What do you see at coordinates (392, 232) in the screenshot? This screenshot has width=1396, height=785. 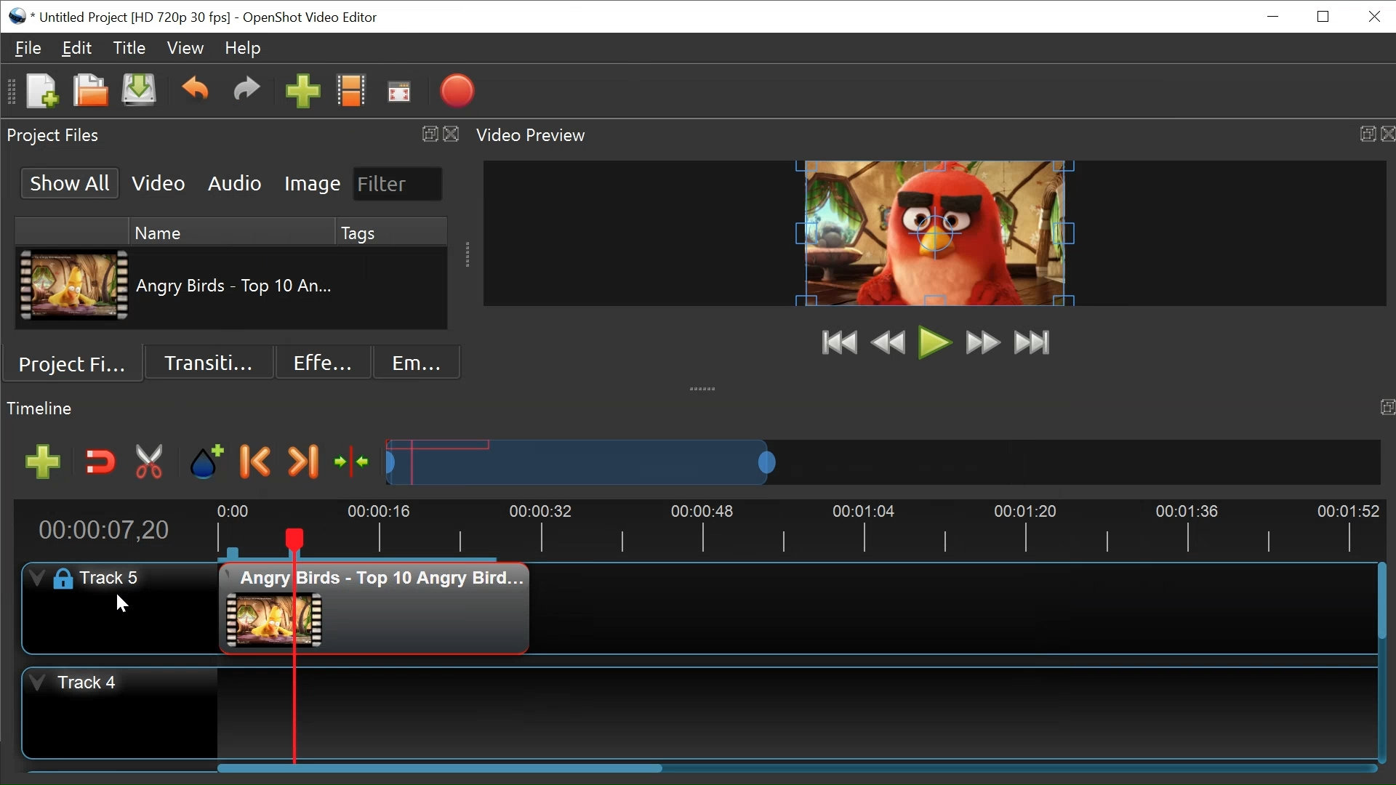 I see `Tags` at bounding box center [392, 232].